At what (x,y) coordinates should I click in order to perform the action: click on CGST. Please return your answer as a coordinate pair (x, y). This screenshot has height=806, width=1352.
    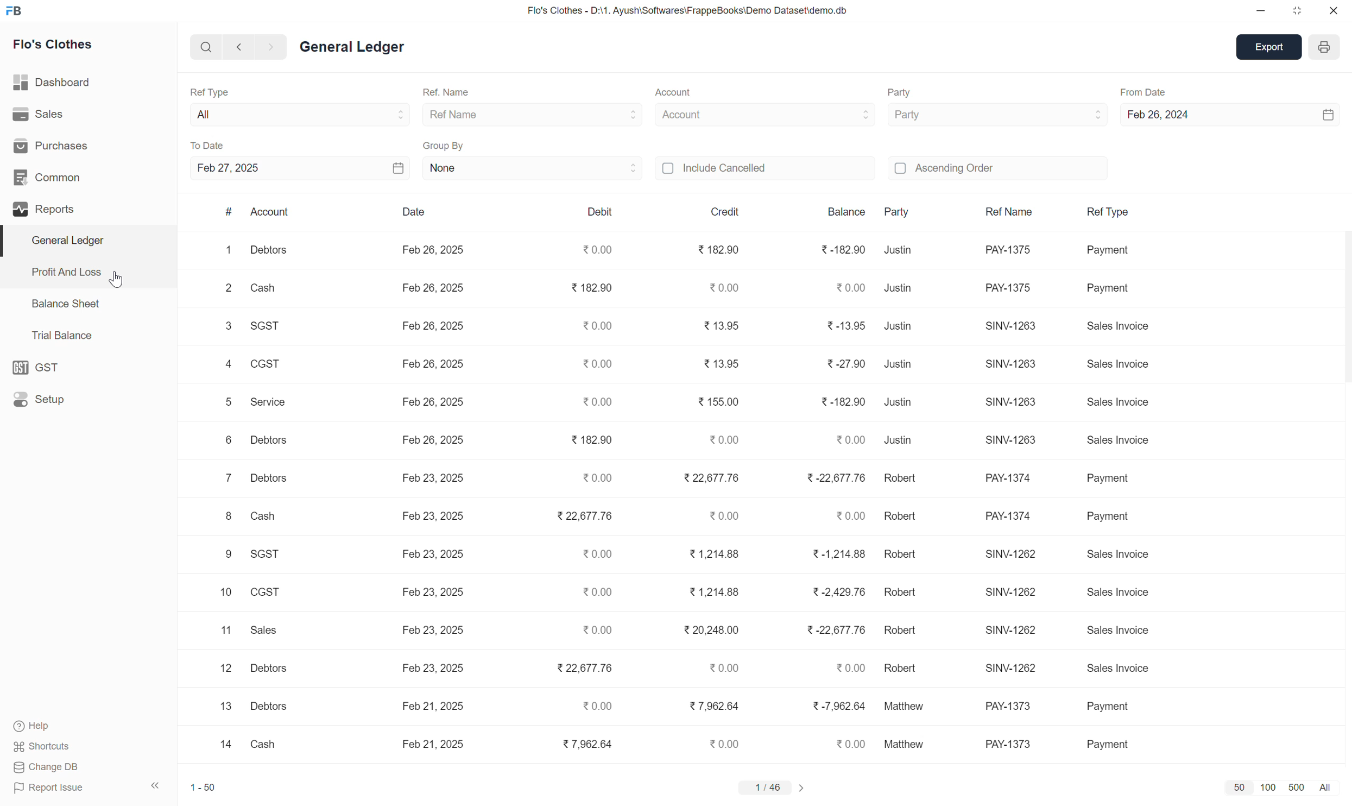
    Looking at the image, I should click on (264, 364).